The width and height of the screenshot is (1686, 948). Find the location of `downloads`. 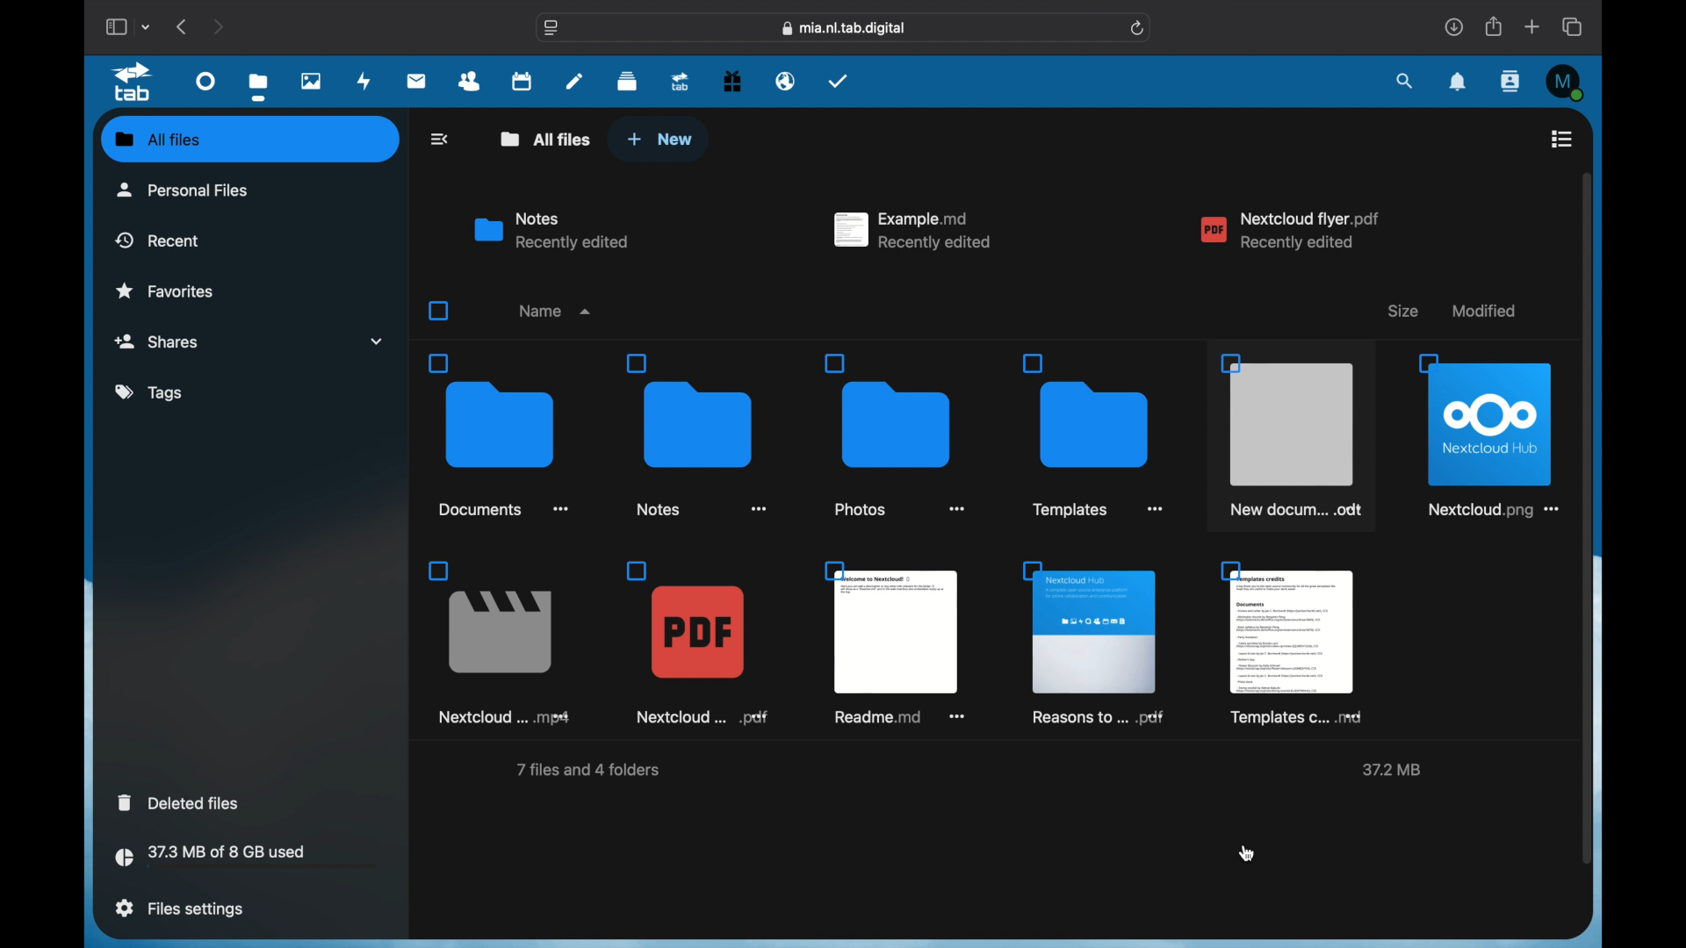

downloads is located at coordinates (1453, 26).